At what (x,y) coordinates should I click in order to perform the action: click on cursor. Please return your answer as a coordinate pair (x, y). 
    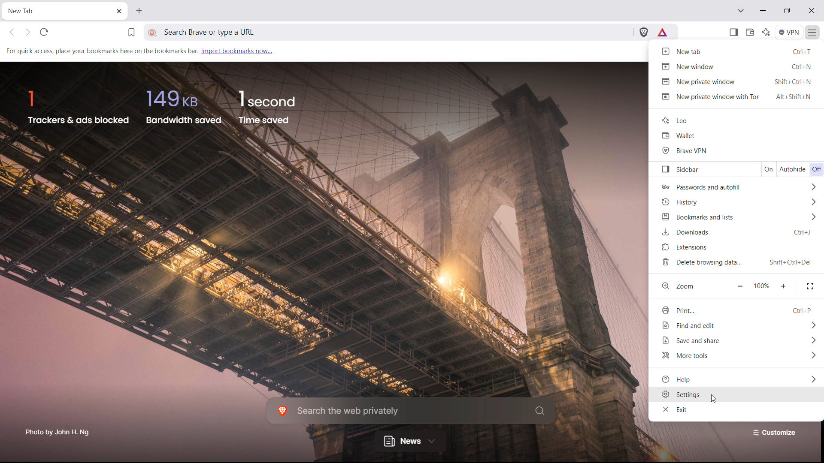
    Looking at the image, I should click on (717, 399).